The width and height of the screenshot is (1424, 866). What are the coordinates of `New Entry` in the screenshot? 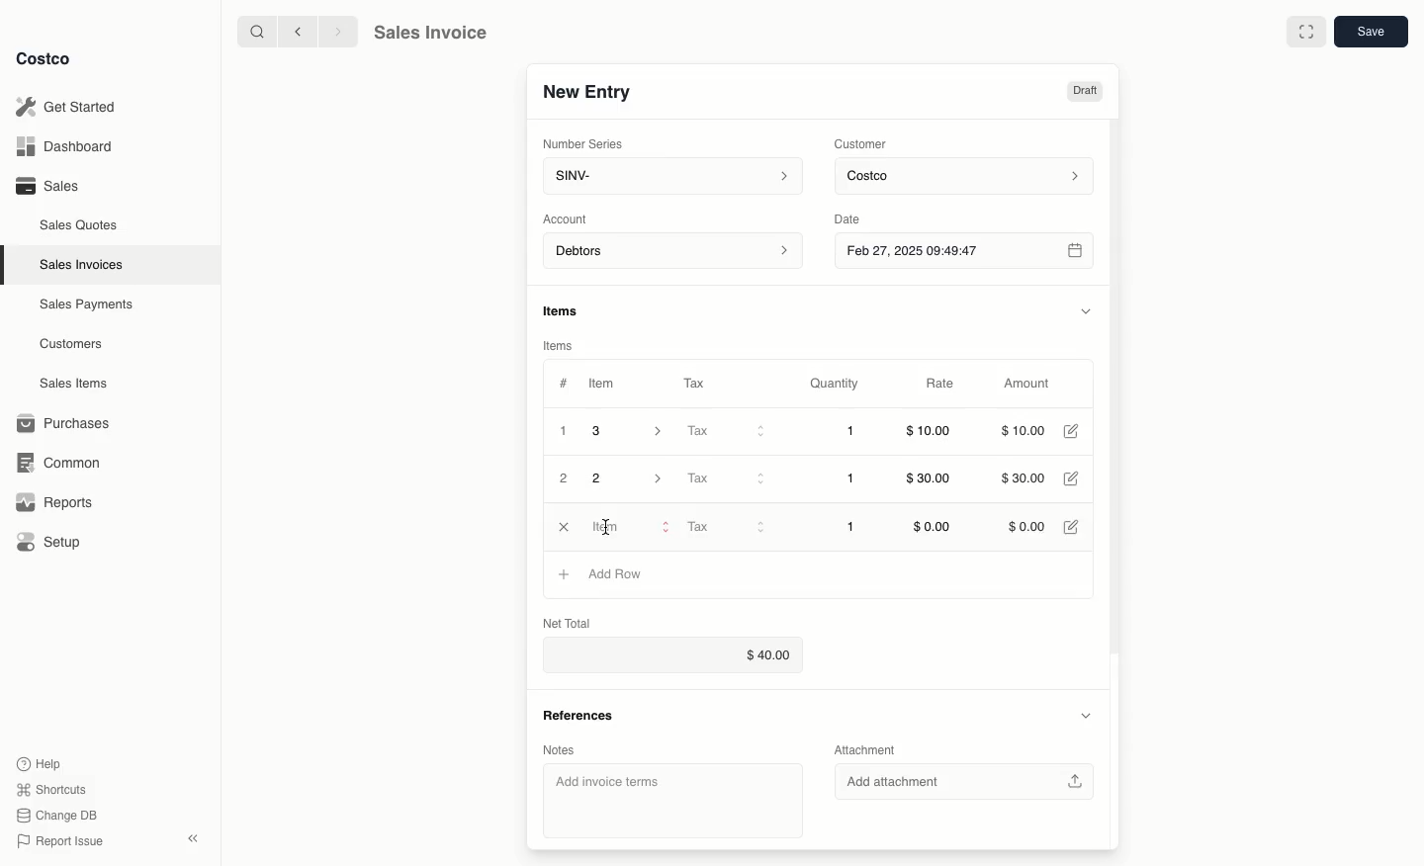 It's located at (586, 92).